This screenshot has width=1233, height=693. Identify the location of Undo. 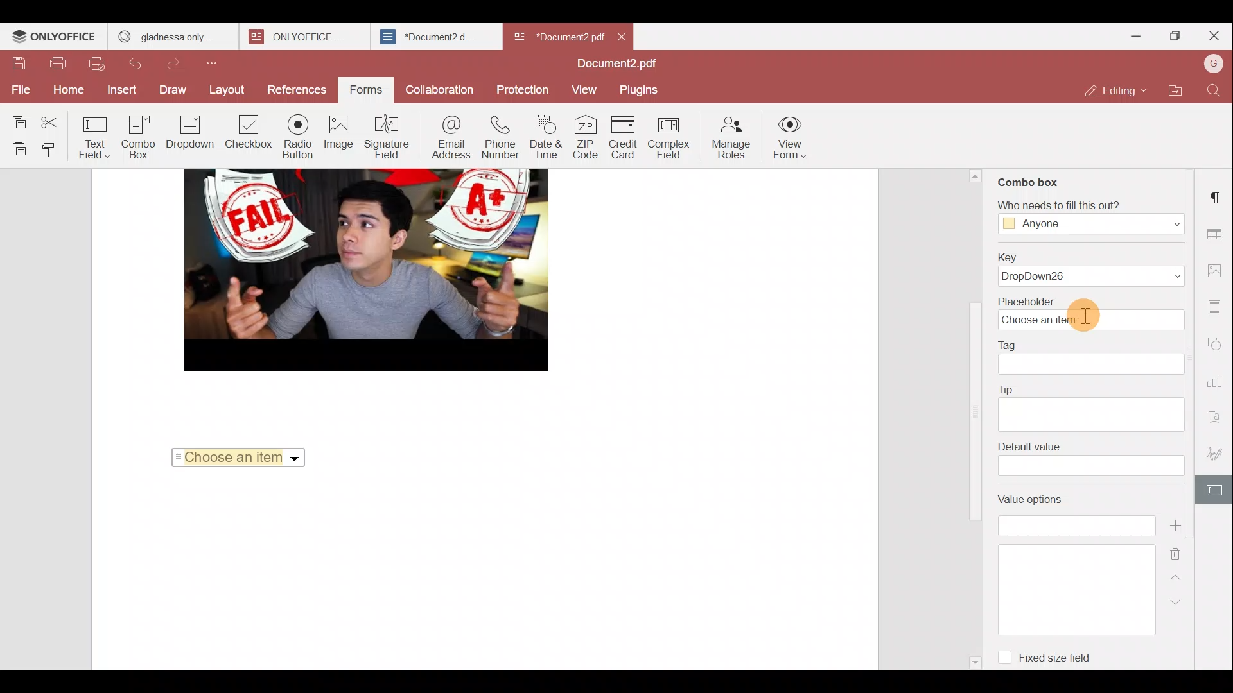
(139, 64).